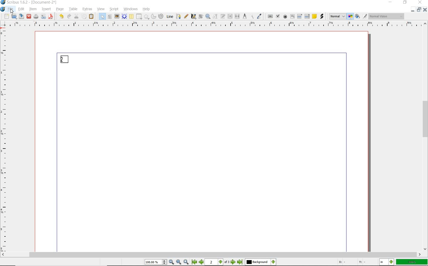 The width and height of the screenshot is (428, 266). Describe the element at coordinates (237, 16) in the screenshot. I see `unlink text frames` at that location.